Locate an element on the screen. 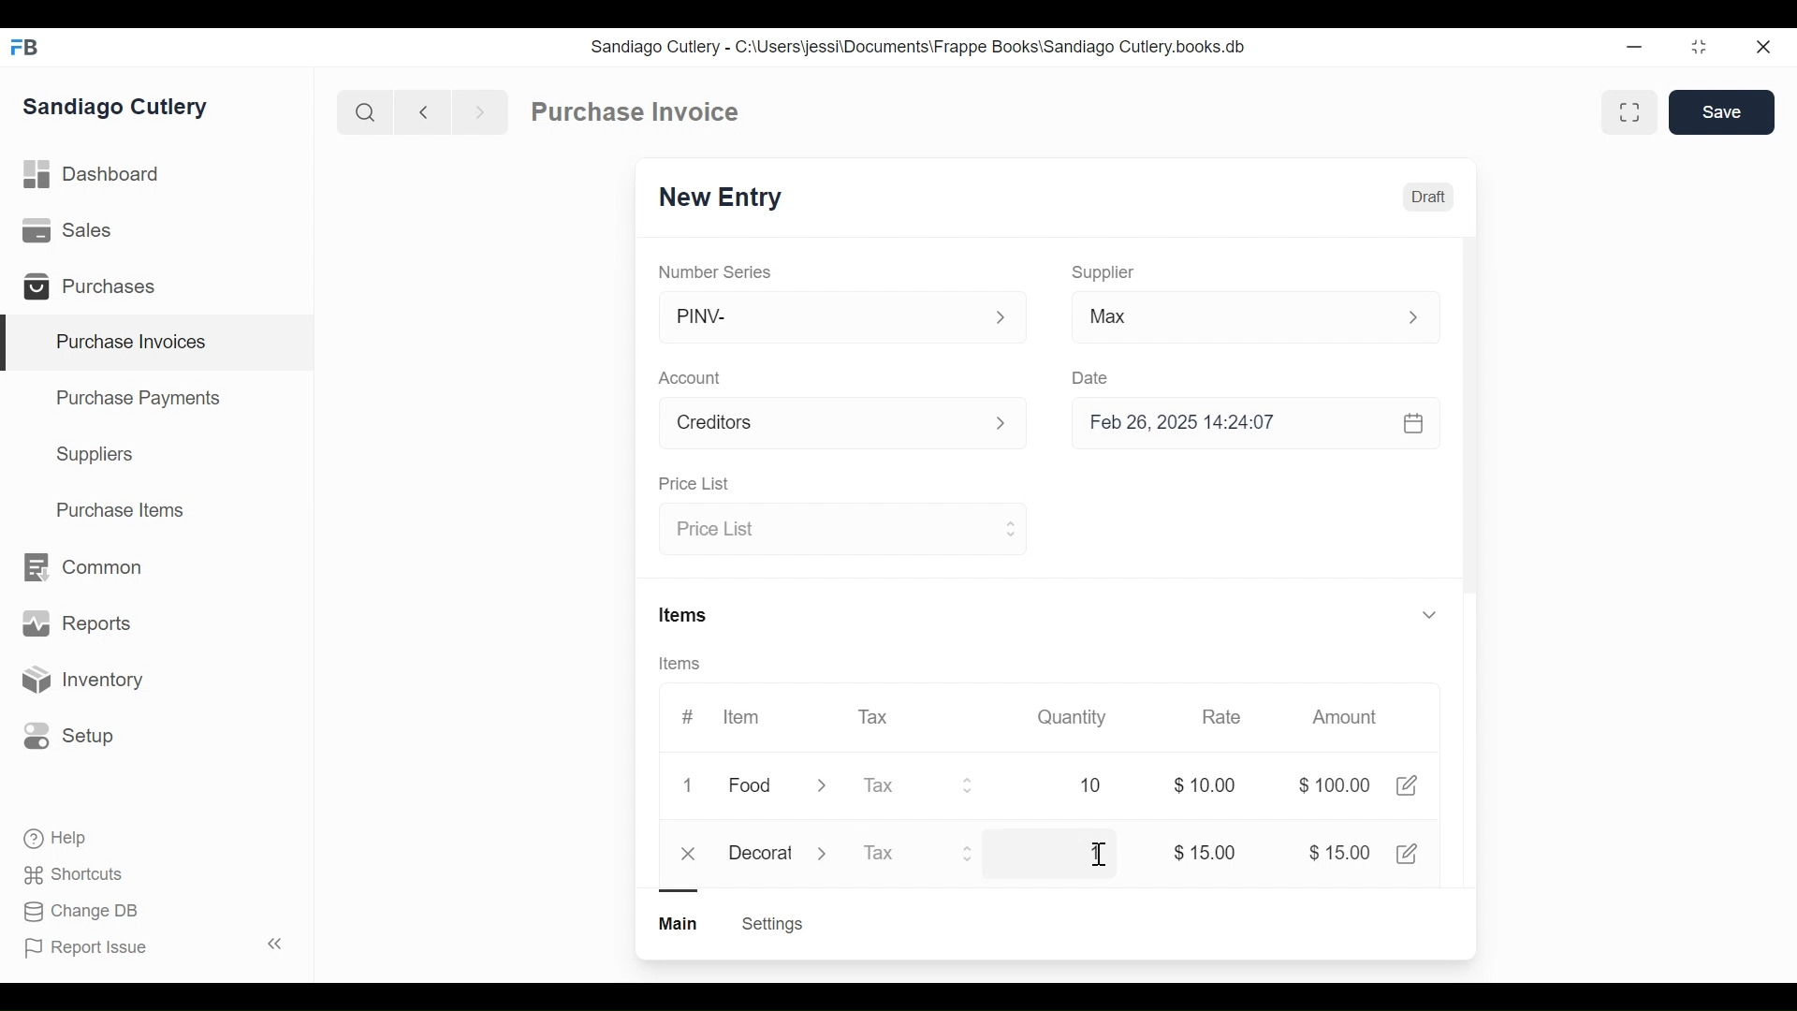 Image resolution: width=1797 pixels, height=1011 pixels. Food is located at coordinates (753, 787).